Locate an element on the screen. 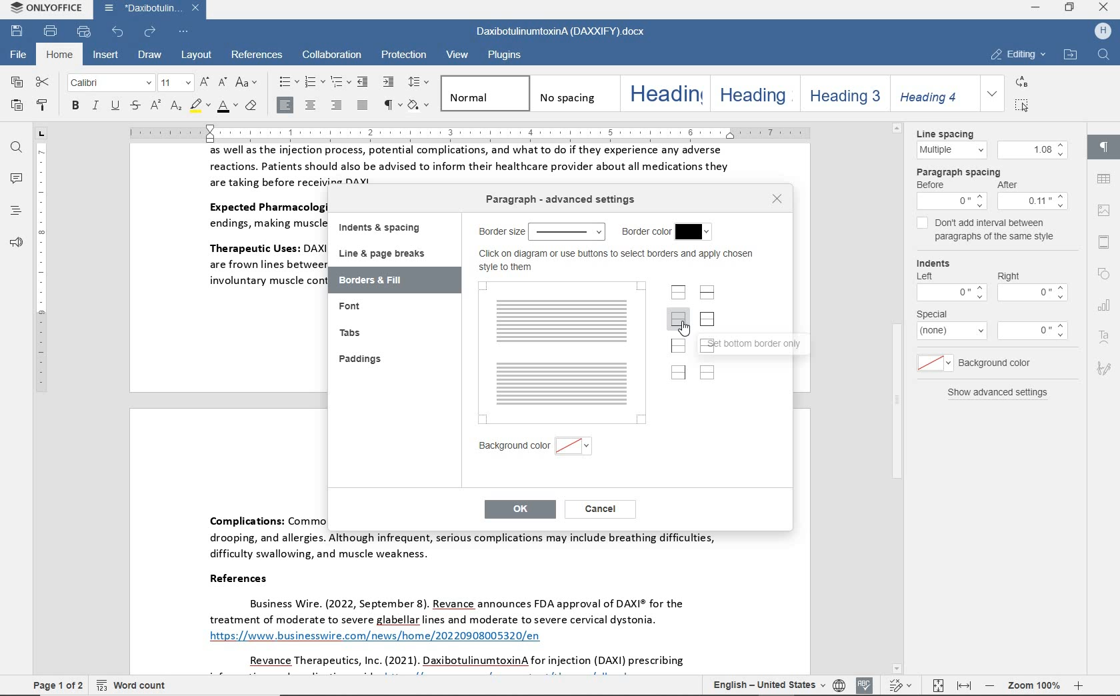 Image resolution: width=1120 pixels, height=696 pixels. find is located at coordinates (1103, 56).